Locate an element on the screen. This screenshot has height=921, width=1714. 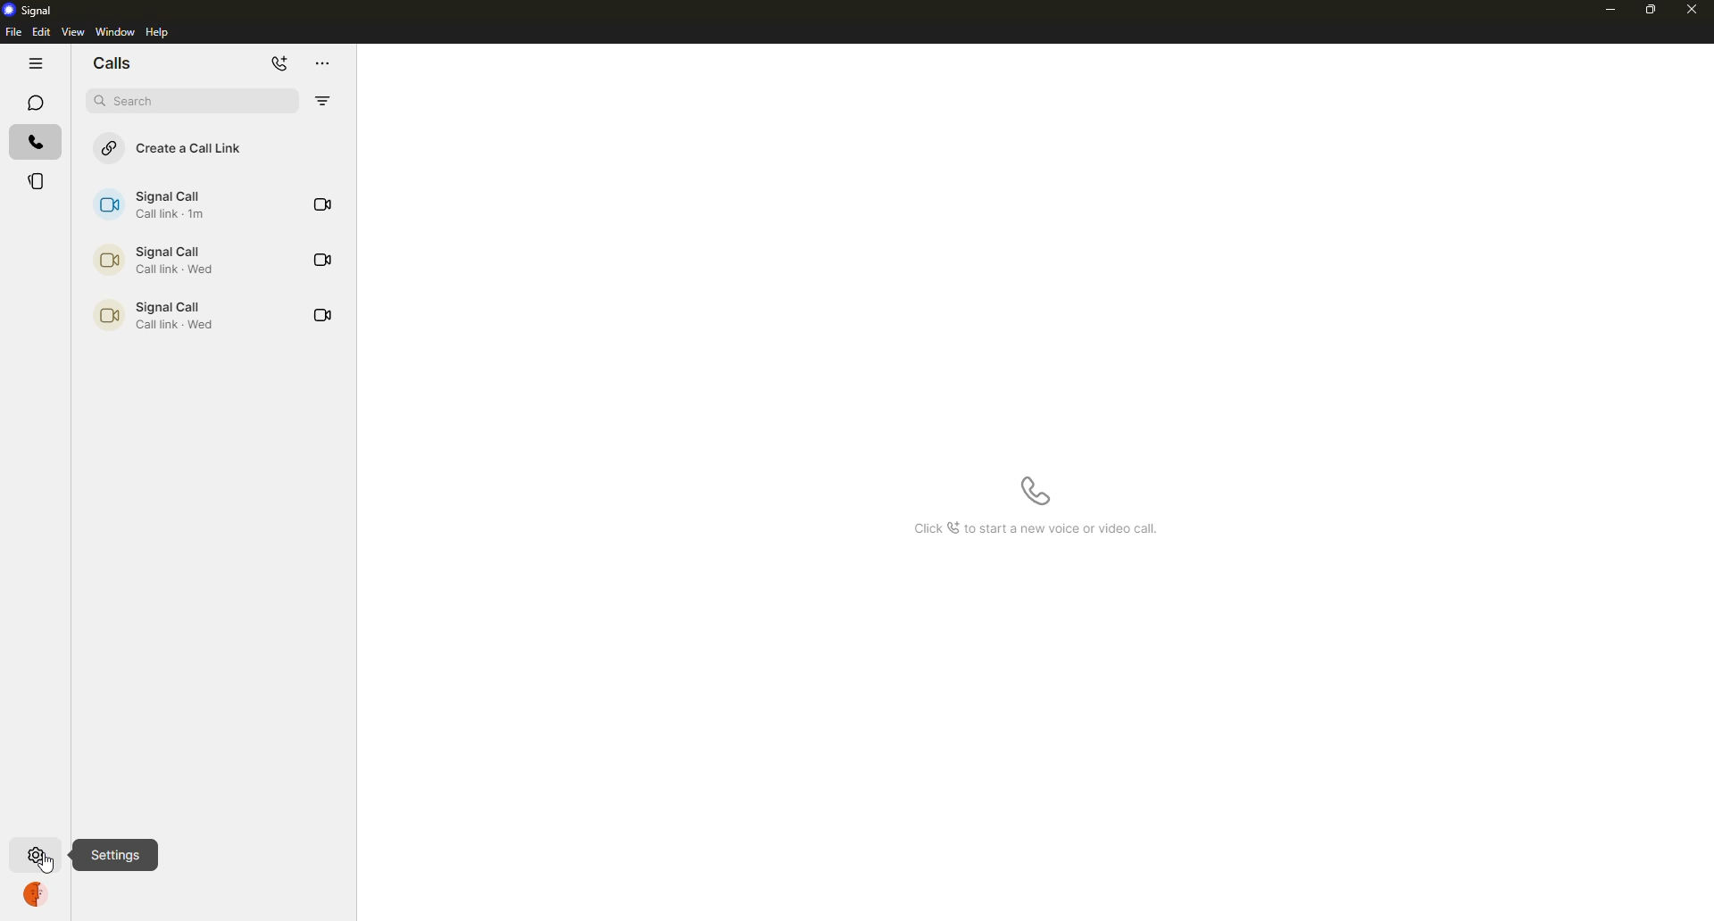
cursor is located at coordinates (49, 860).